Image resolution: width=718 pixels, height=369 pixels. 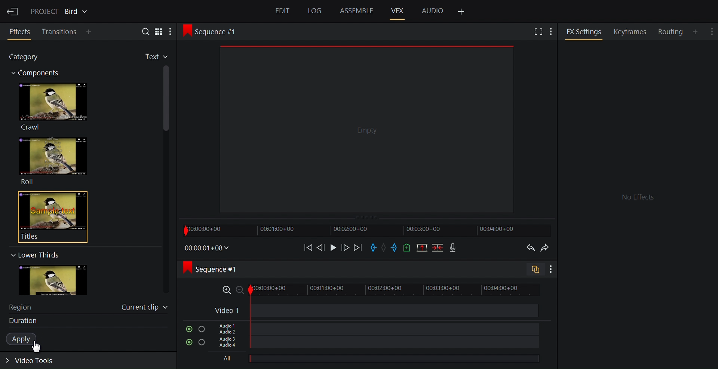 I want to click on Assemble, so click(x=356, y=11).